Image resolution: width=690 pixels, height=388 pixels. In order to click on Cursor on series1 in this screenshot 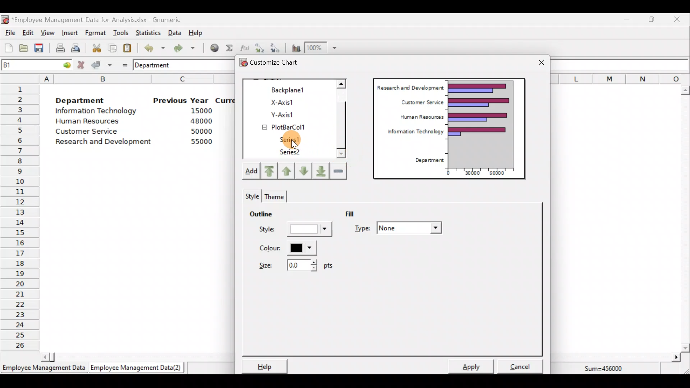, I will do `click(294, 140)`.